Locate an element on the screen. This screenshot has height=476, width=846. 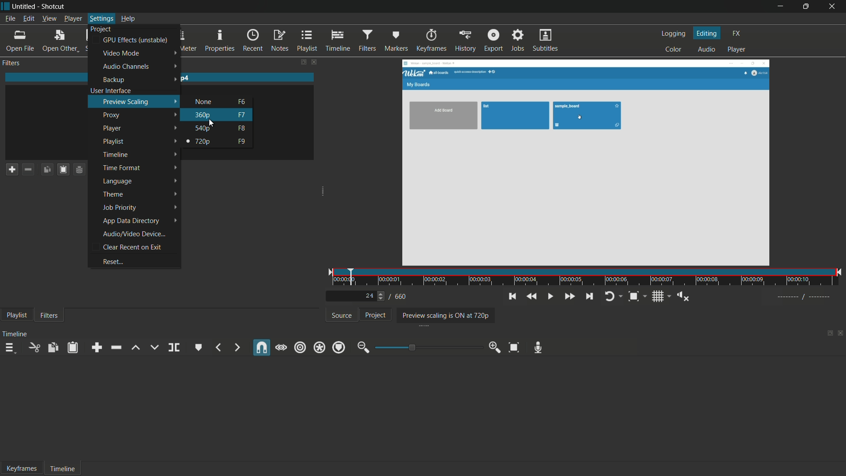
close app is located at coordinates (833, 6).